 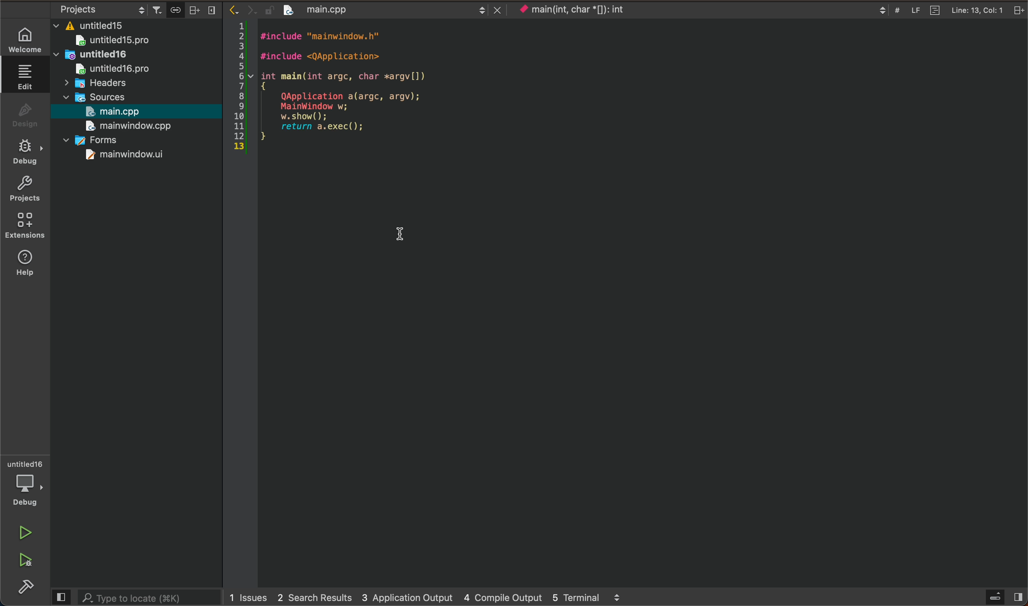 What do you see at coordinates (124, 156) in the screenshot?
I see `mainwindow` at bounding box center [124, 156].